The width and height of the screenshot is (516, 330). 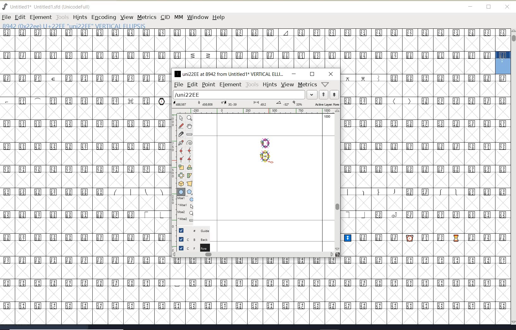 I want to click on background, so click(x=194, y=239).